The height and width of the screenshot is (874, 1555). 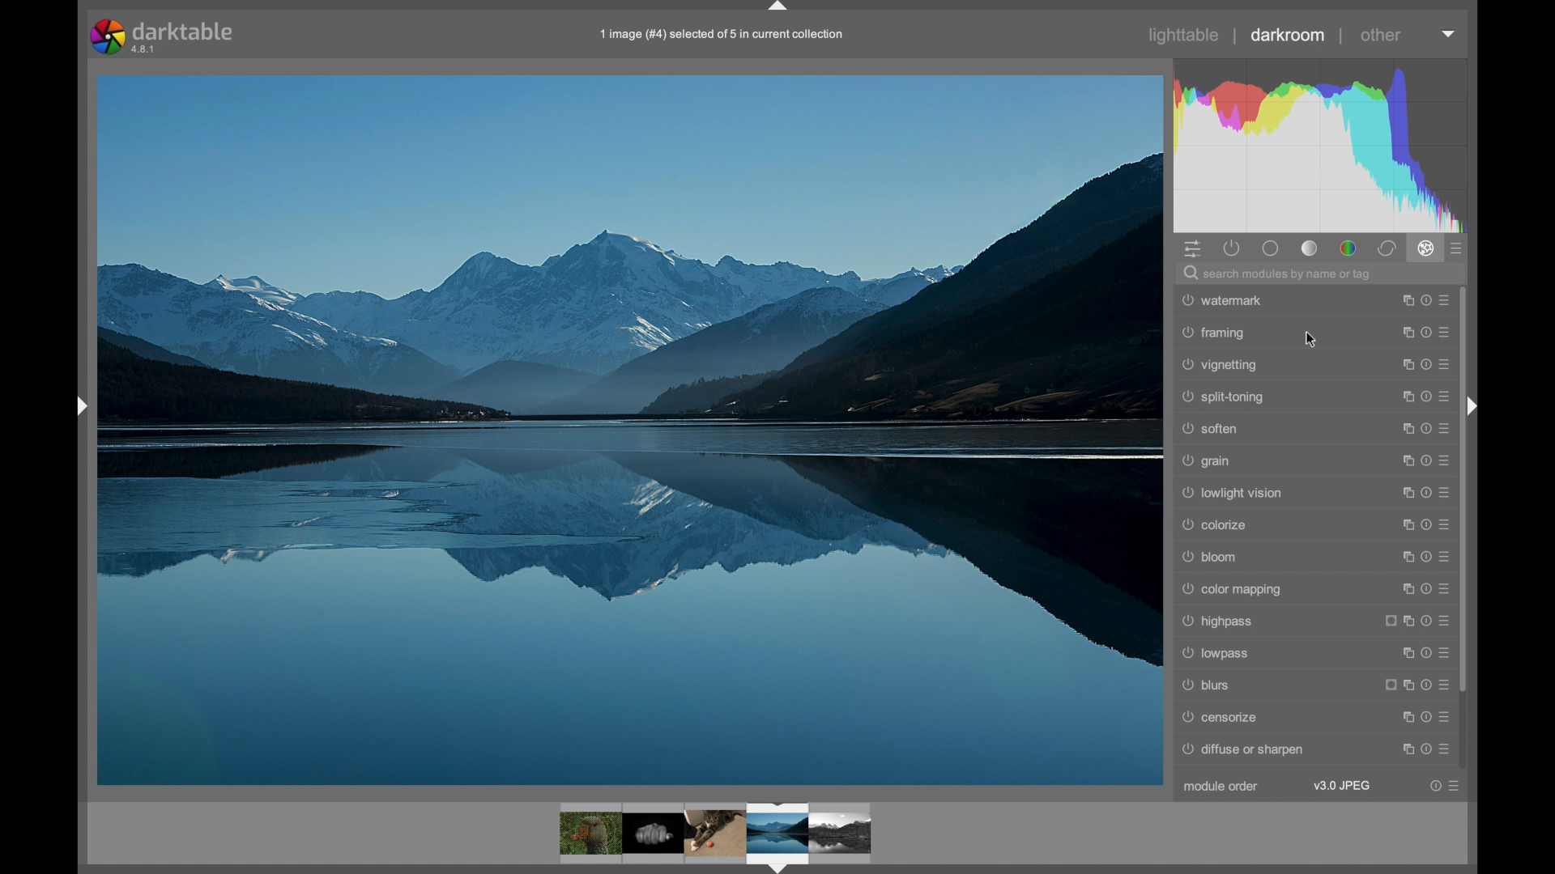 I want to click on framing, so click(x=1216, y=333).